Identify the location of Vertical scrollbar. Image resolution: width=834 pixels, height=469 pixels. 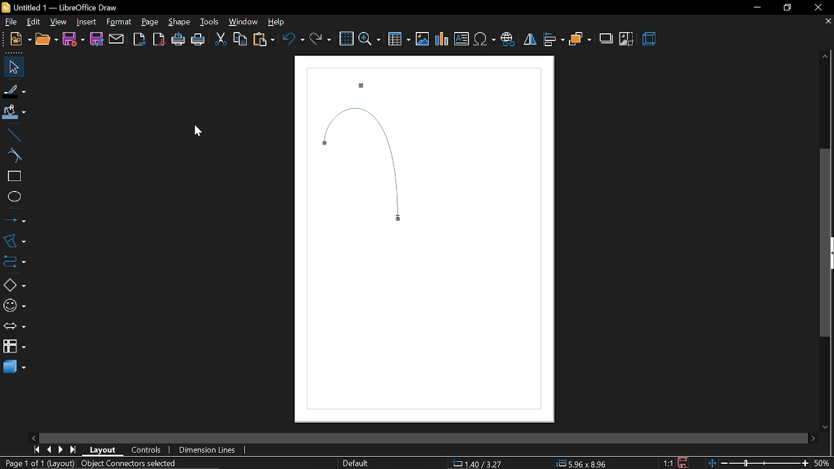
(826, 244).